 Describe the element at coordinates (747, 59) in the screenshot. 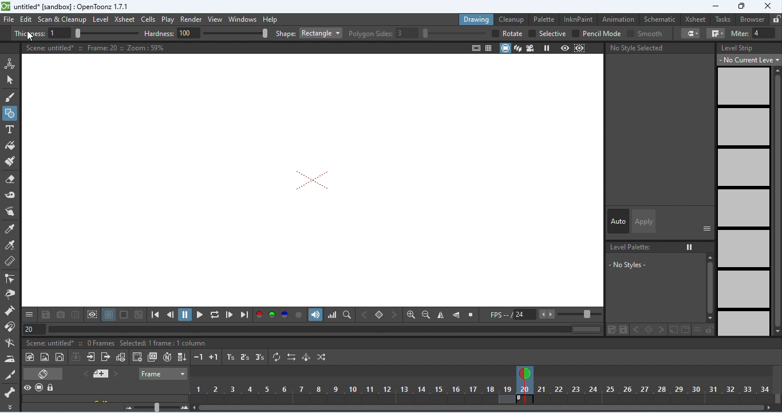

I see `no current level` at that location.